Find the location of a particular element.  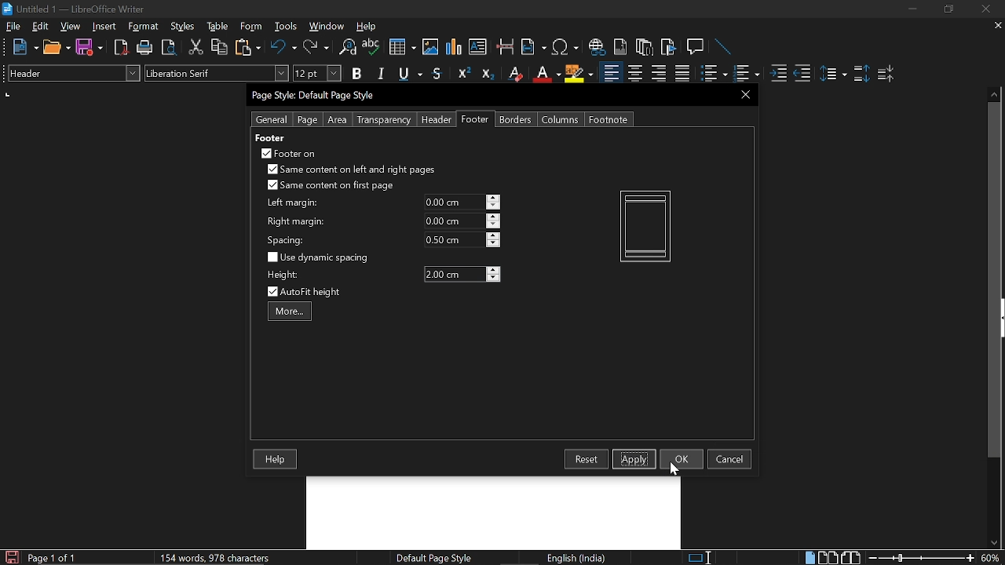

units is located at coordinates (9, 95).